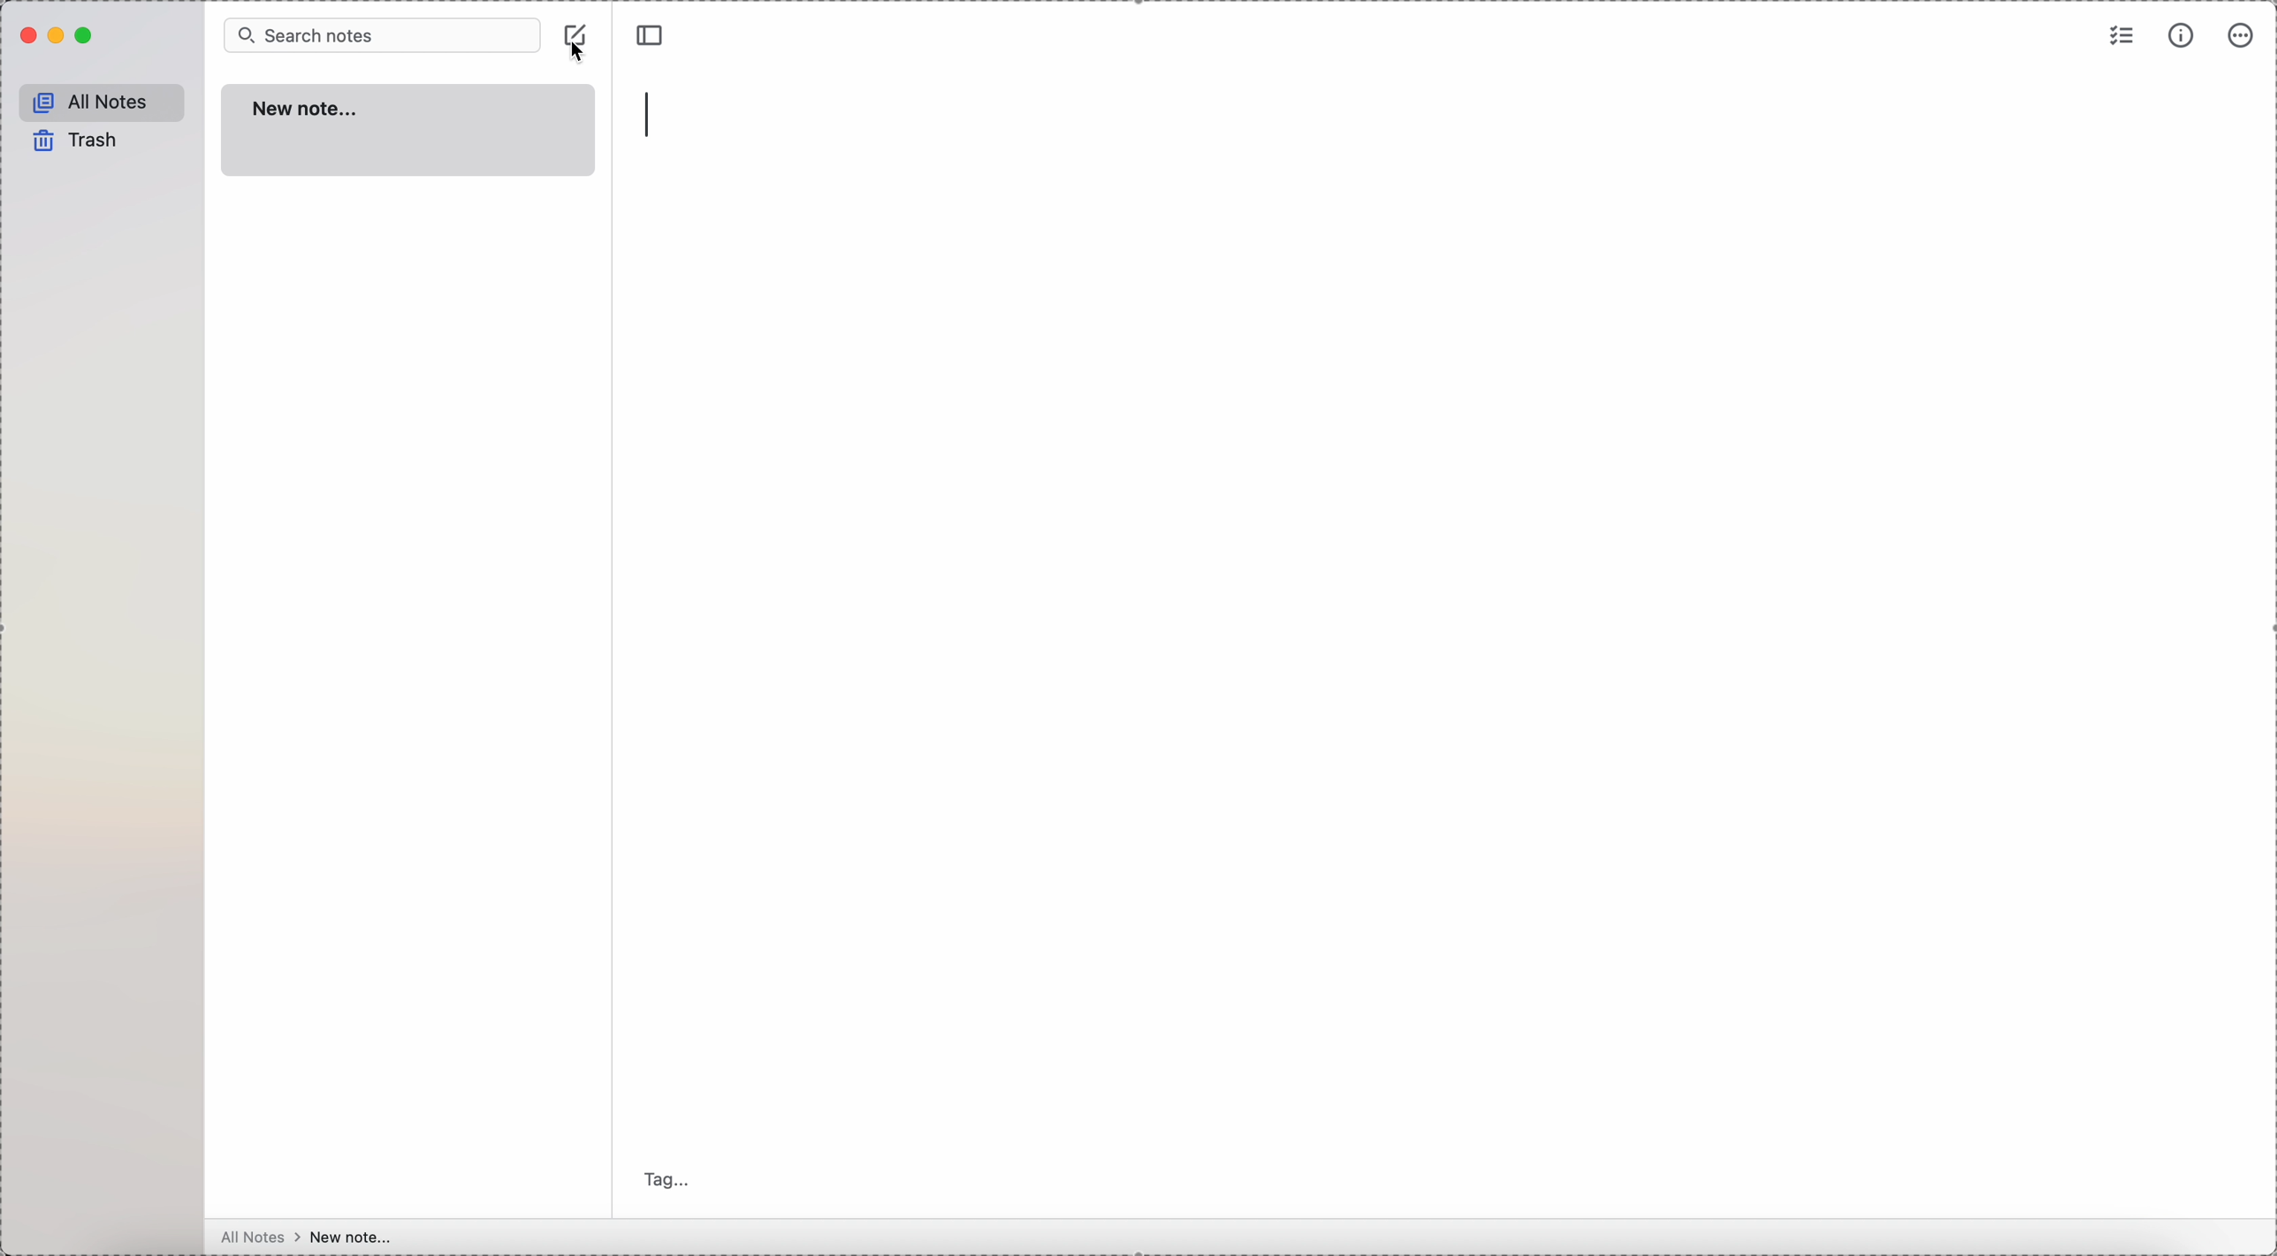 Image resolution: width=2277 pixels, height=1256 pixels. I want to click on new note, so click(410, 129).